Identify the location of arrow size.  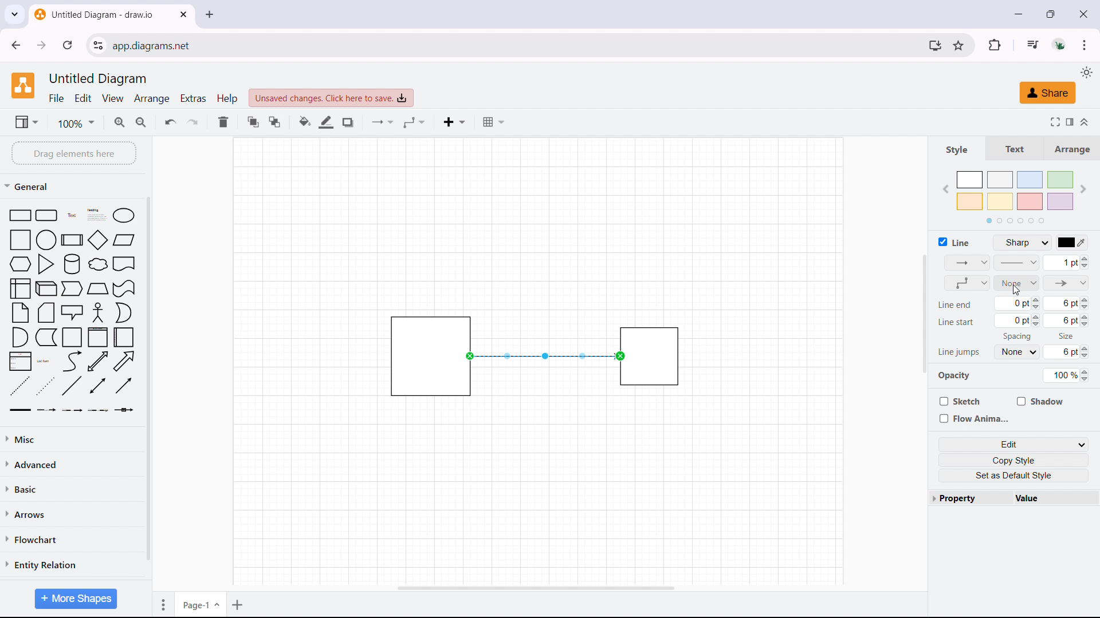
(1066, 263).